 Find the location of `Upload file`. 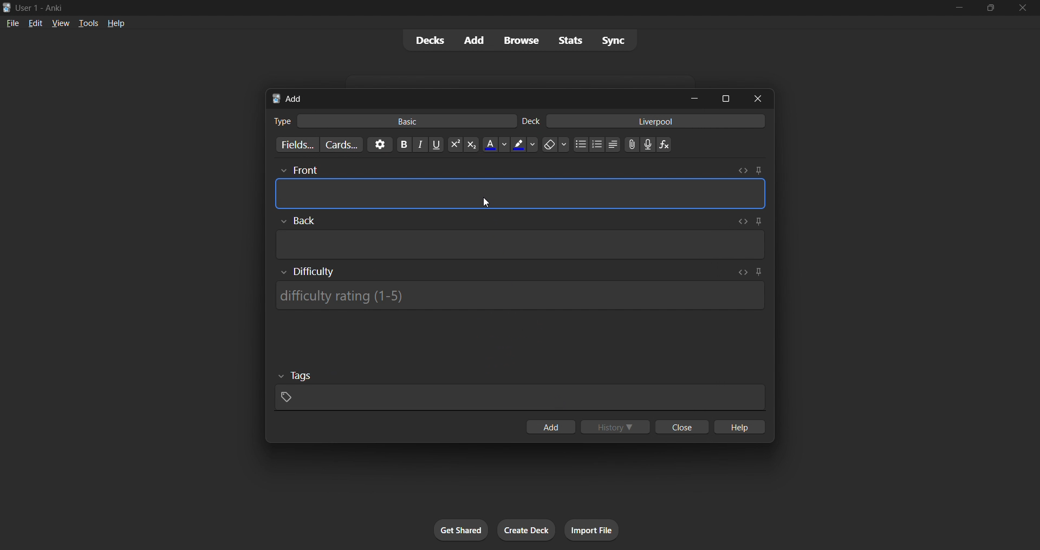

Upload file is located at coordinates (632, 145).